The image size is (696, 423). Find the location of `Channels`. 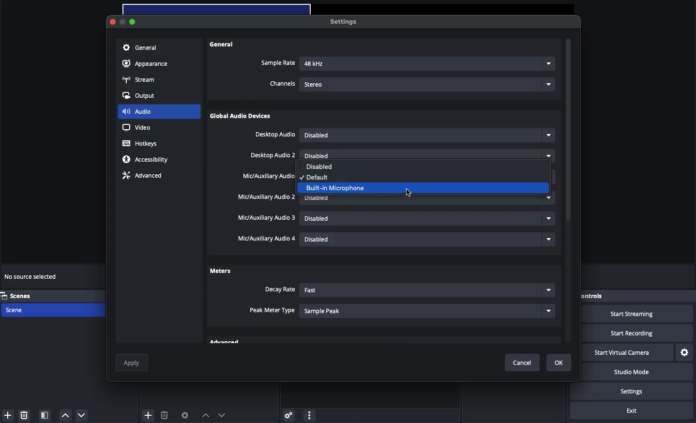

Channels is located at coordinates (283, 84).